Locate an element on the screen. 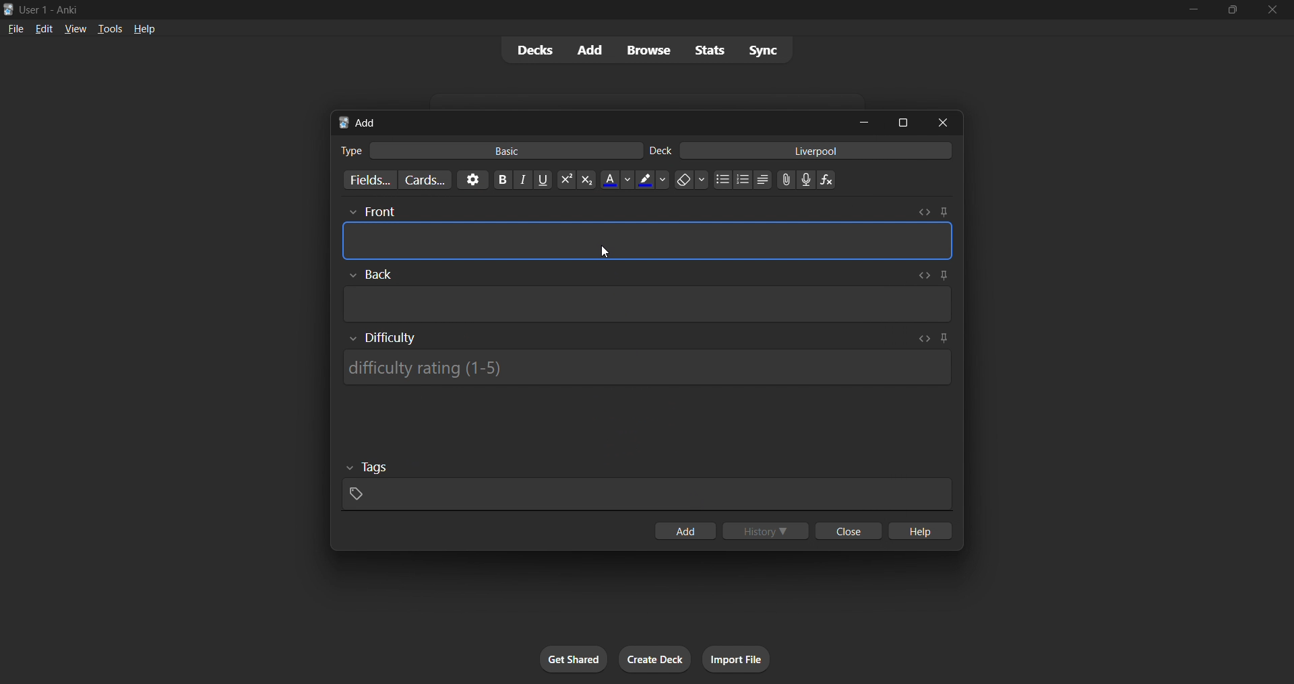 The width and height of the screenshot is (1294, 684). Text is located at coordinates (660, 151).